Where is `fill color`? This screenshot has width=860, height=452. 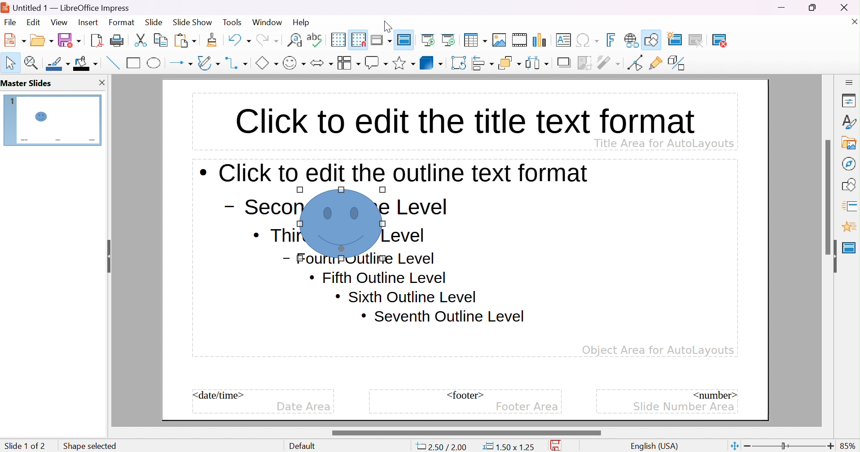
fill color is located at coordinates (86, 63).